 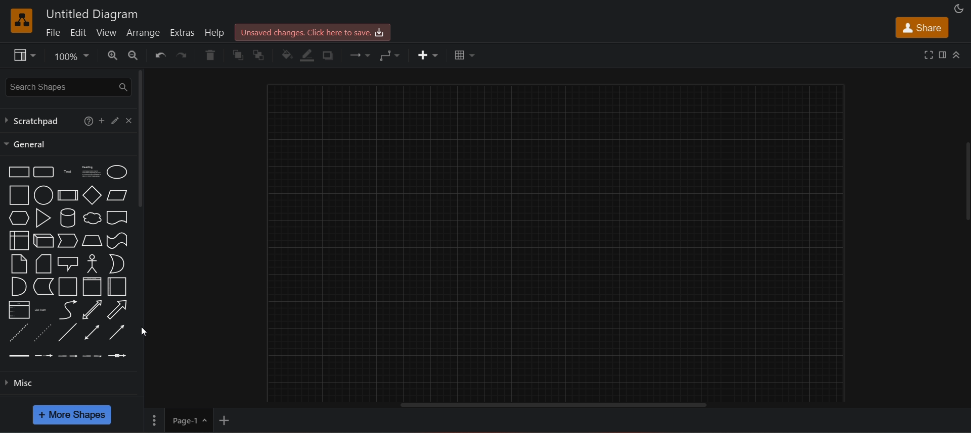 I want to click on data storage, so click(x=43, y=286).